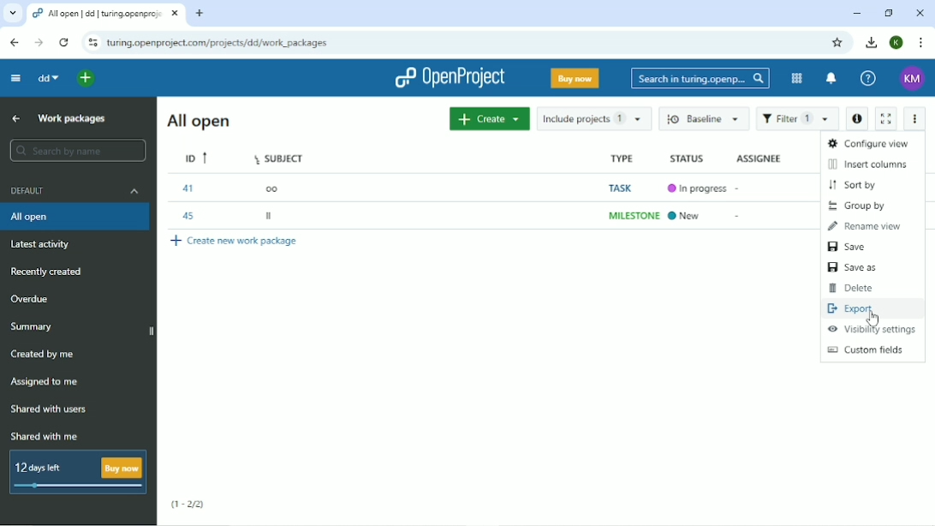  Describe the element at coordinates (30, 299) in the screenshot. I see `Overdue` at that location.